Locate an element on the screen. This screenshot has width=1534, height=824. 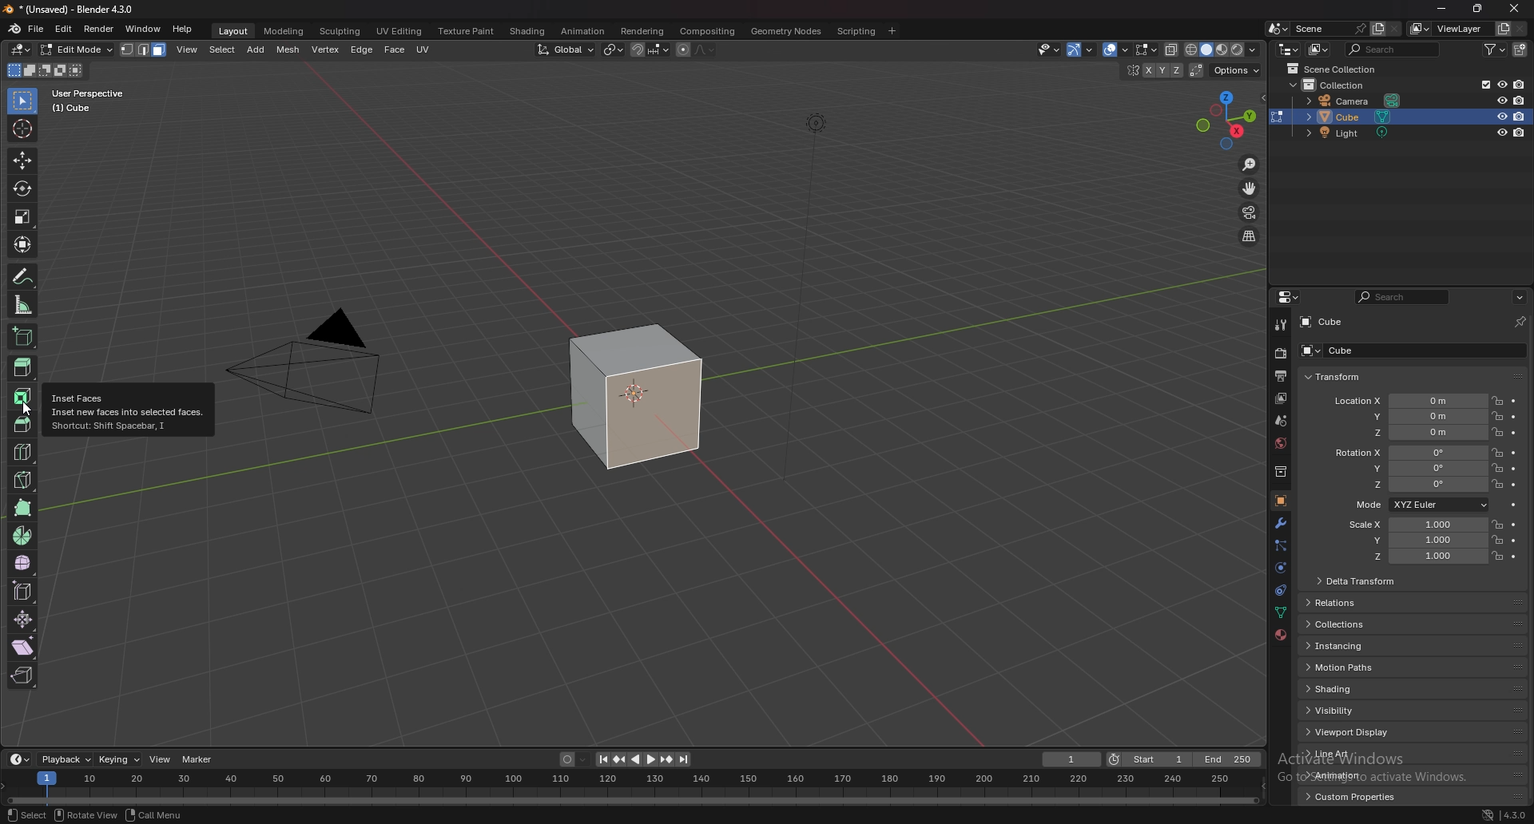
play animation is located at coordinates (644, 760).